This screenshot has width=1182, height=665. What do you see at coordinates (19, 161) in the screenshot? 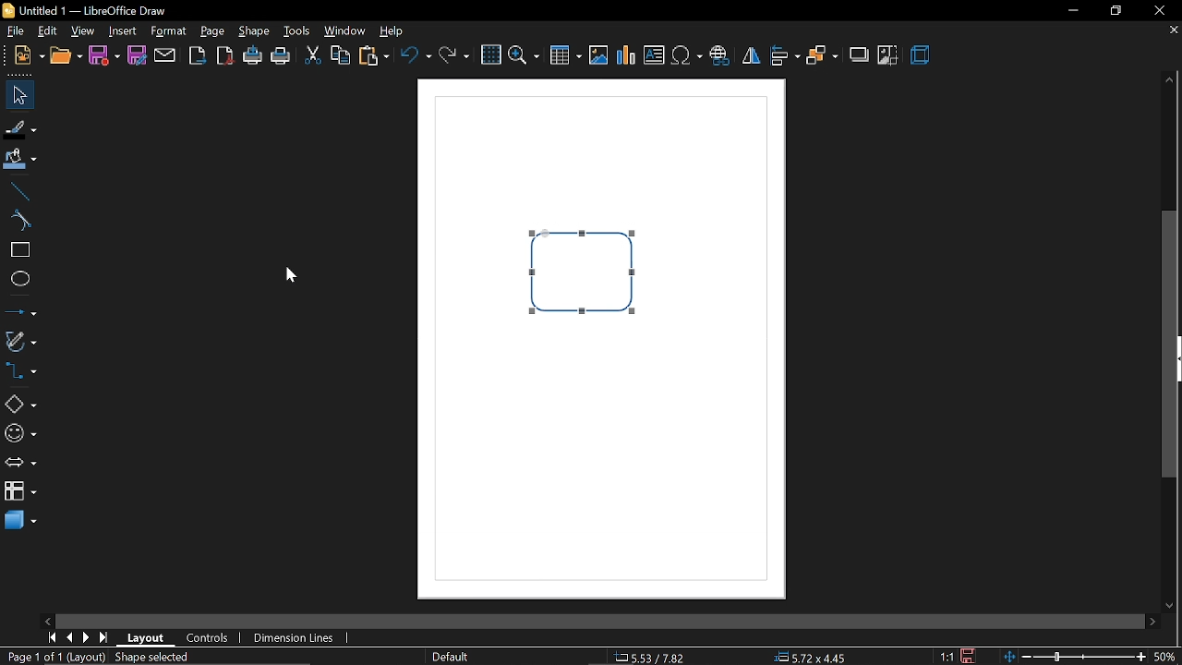
I see `fill color` at bounding box center [19, 161].